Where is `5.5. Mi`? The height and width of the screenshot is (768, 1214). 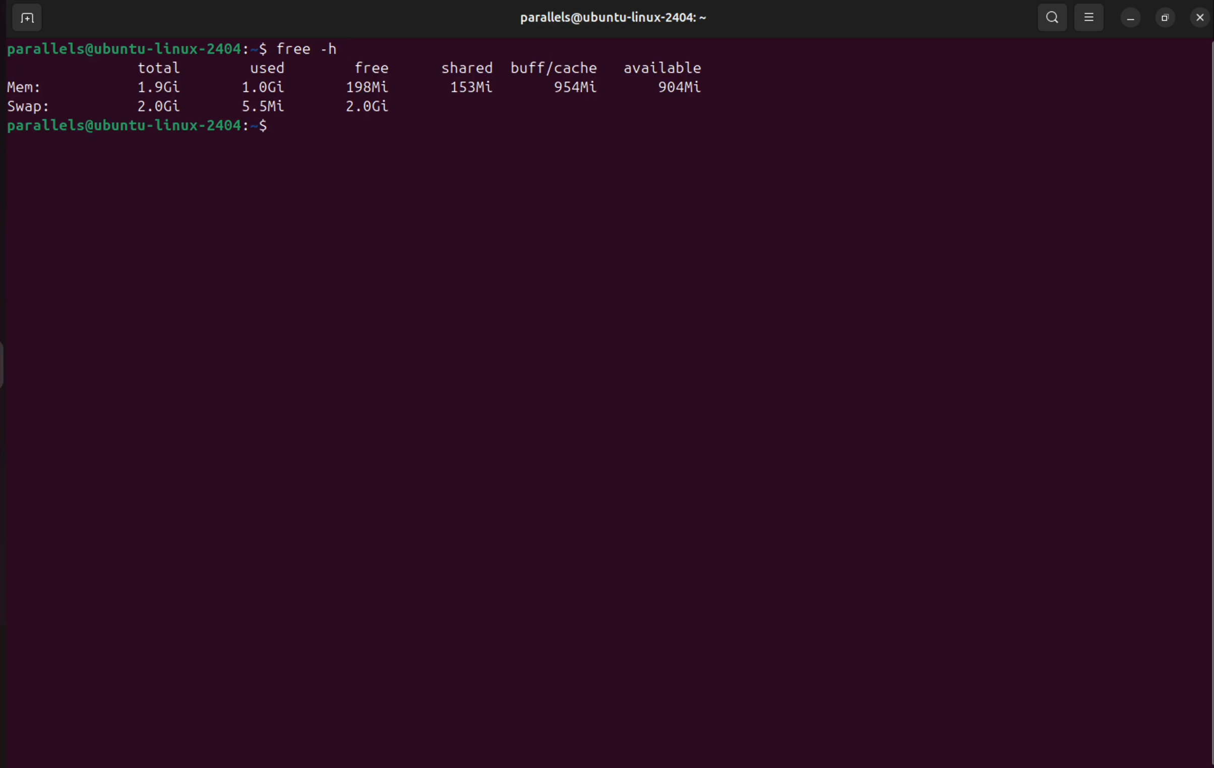
5.5. Mi is located at coordinates (263, 107).